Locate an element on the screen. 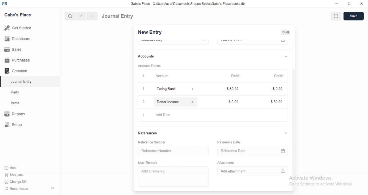 Image resolution: width=368 pixels, height=195 pixels. next is located at coordinates (91, 16).